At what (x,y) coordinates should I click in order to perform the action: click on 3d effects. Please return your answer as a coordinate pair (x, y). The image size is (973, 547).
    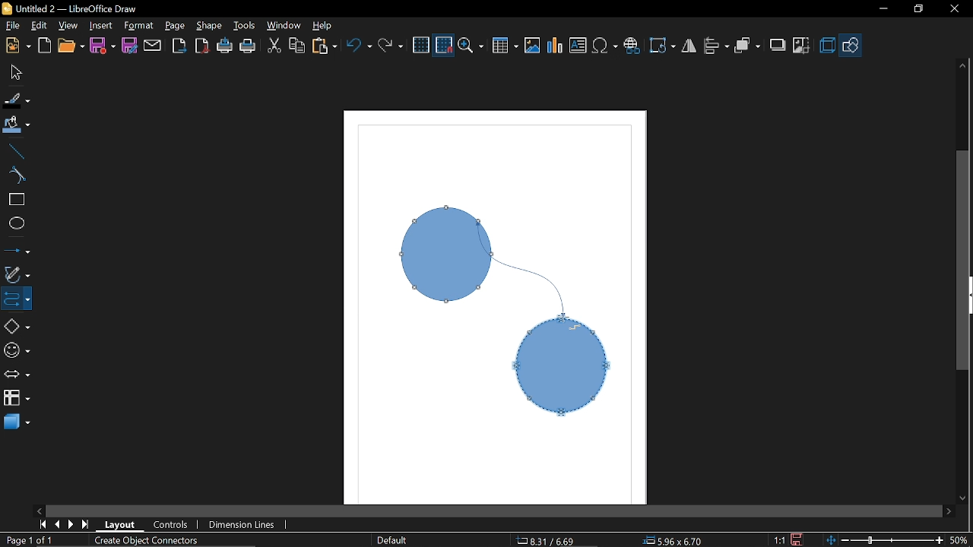
    Looking at the image, I should click on (829, 46).